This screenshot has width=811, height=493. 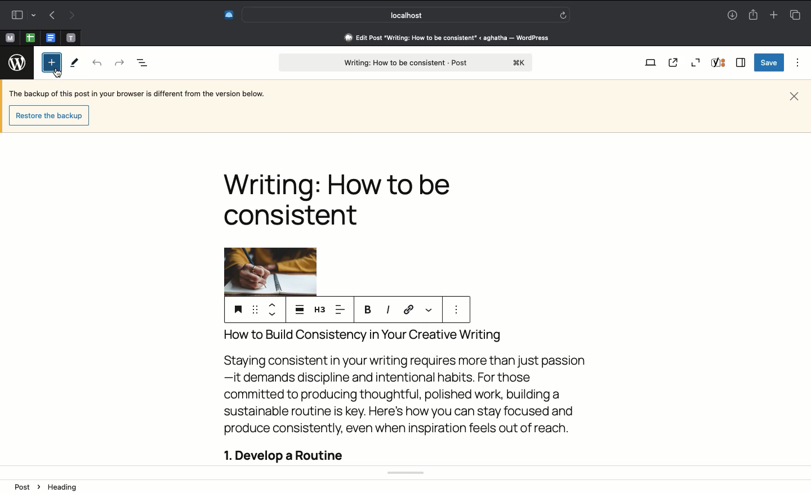 I want to click on Options, so click(x=799, y=63).